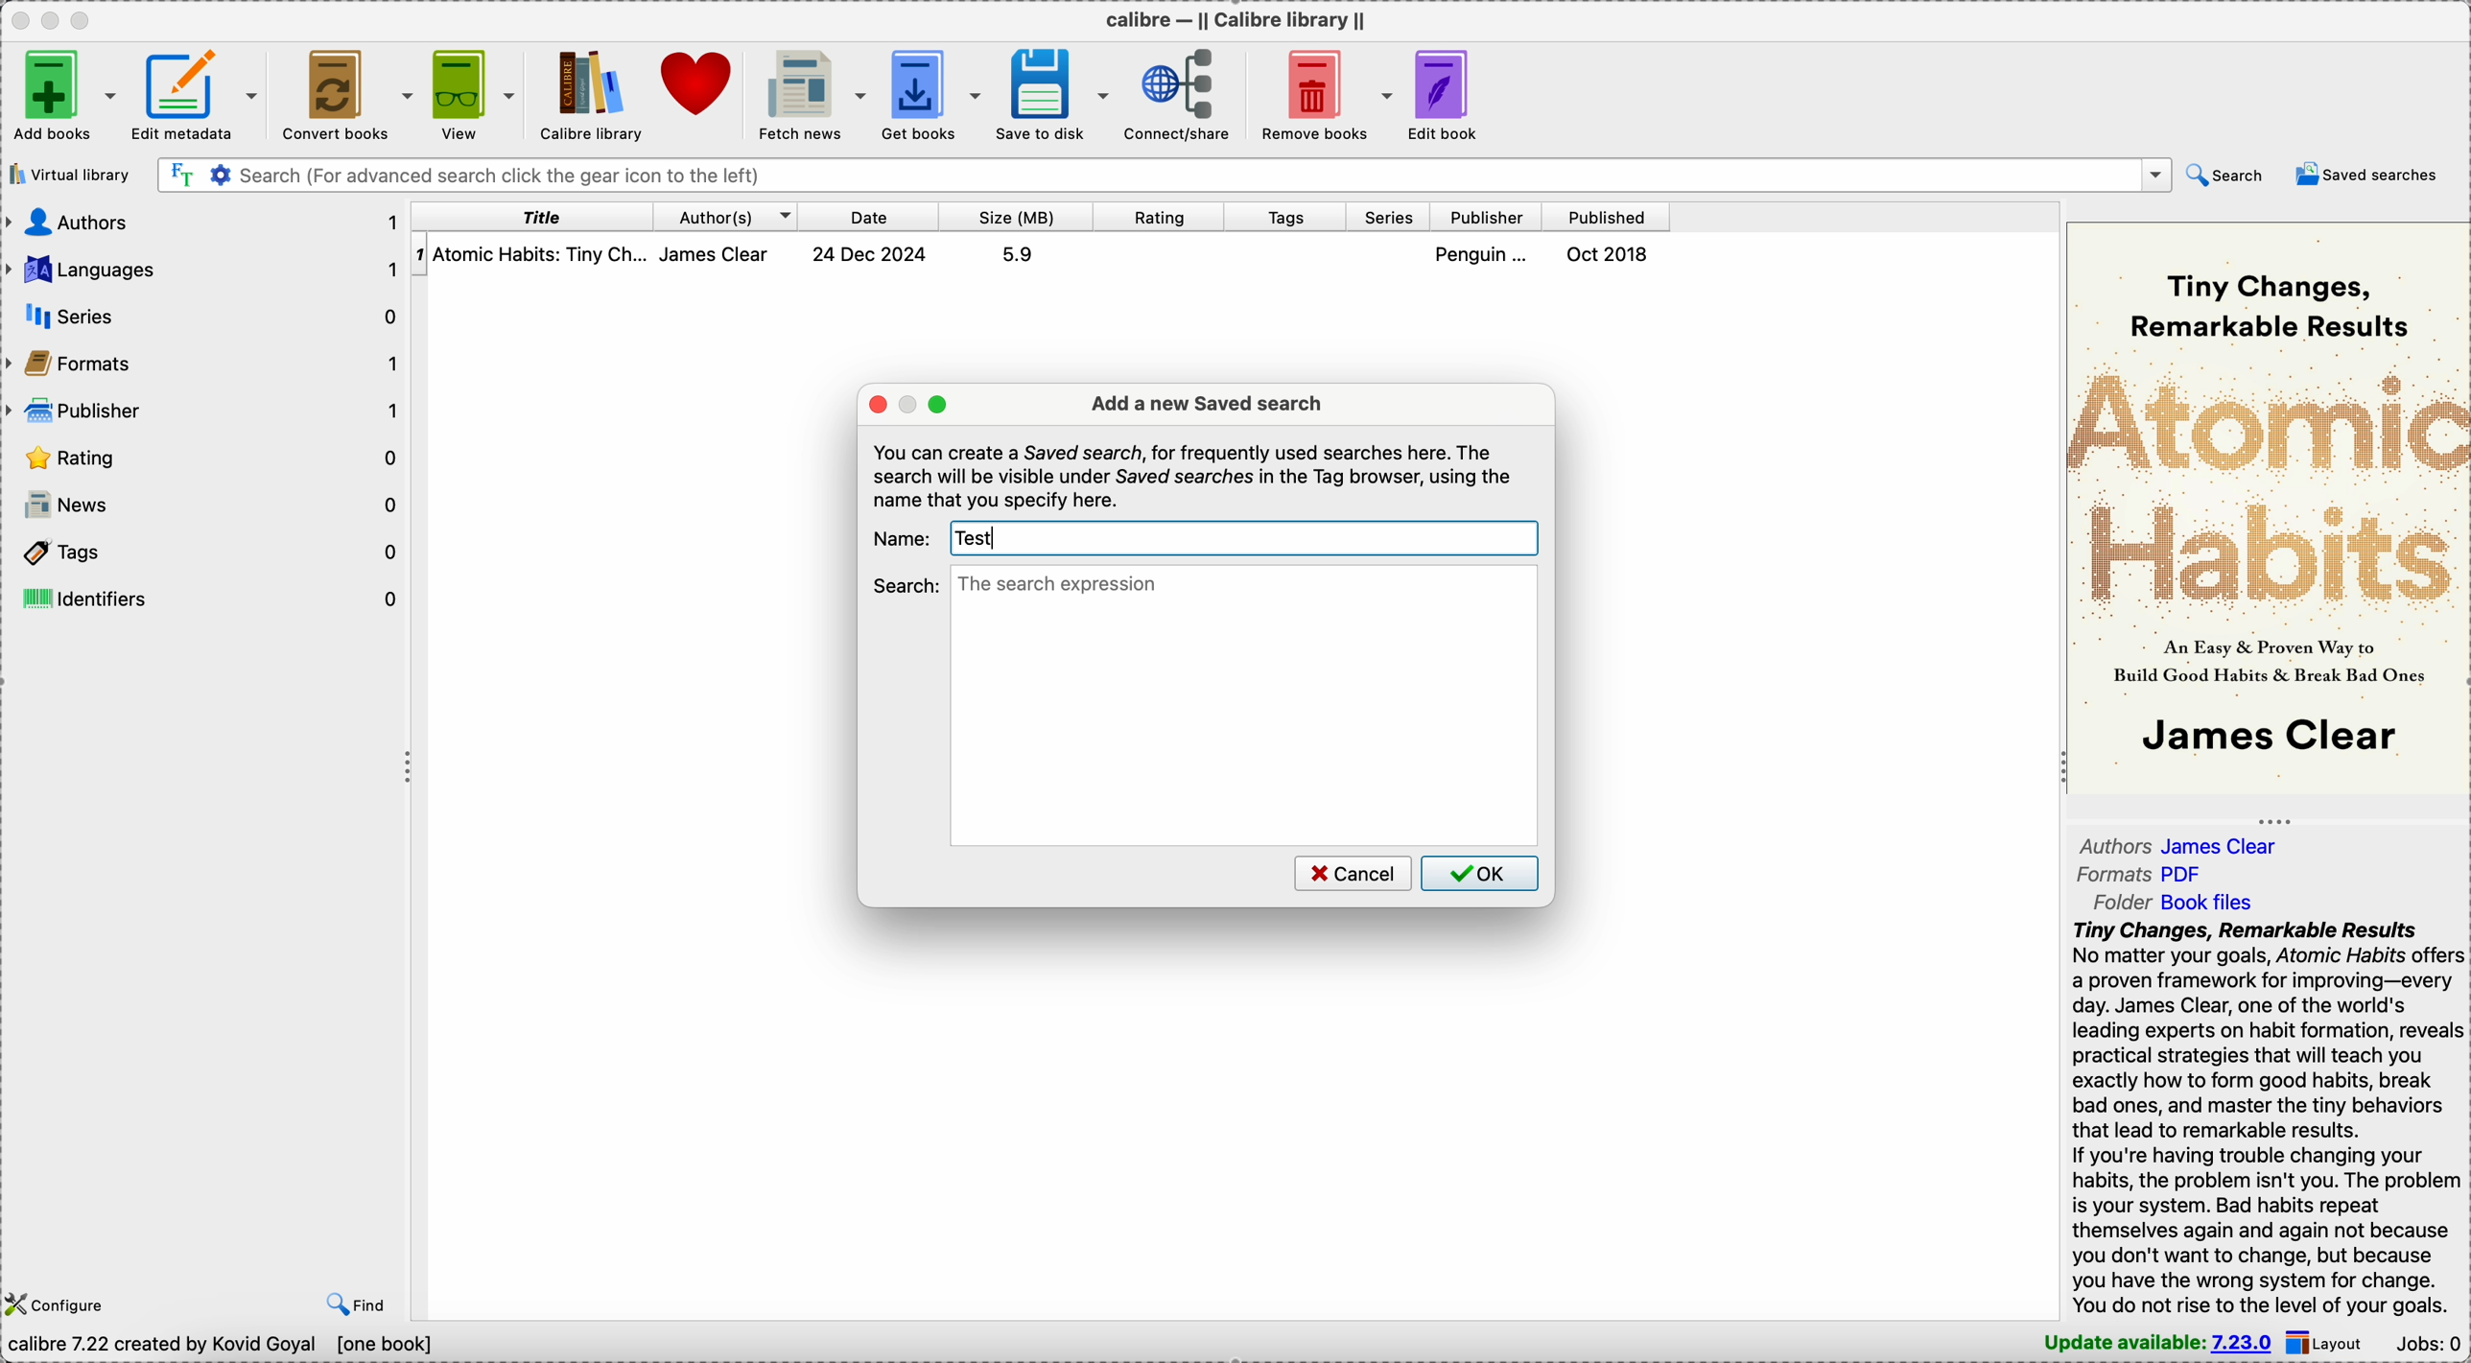 This screenshot has height=1363, width=2471. Describe the element at coordinates (543, 255) in the screenshot. I see `atomic habits: Tiny changes, remarkable results` at that location.